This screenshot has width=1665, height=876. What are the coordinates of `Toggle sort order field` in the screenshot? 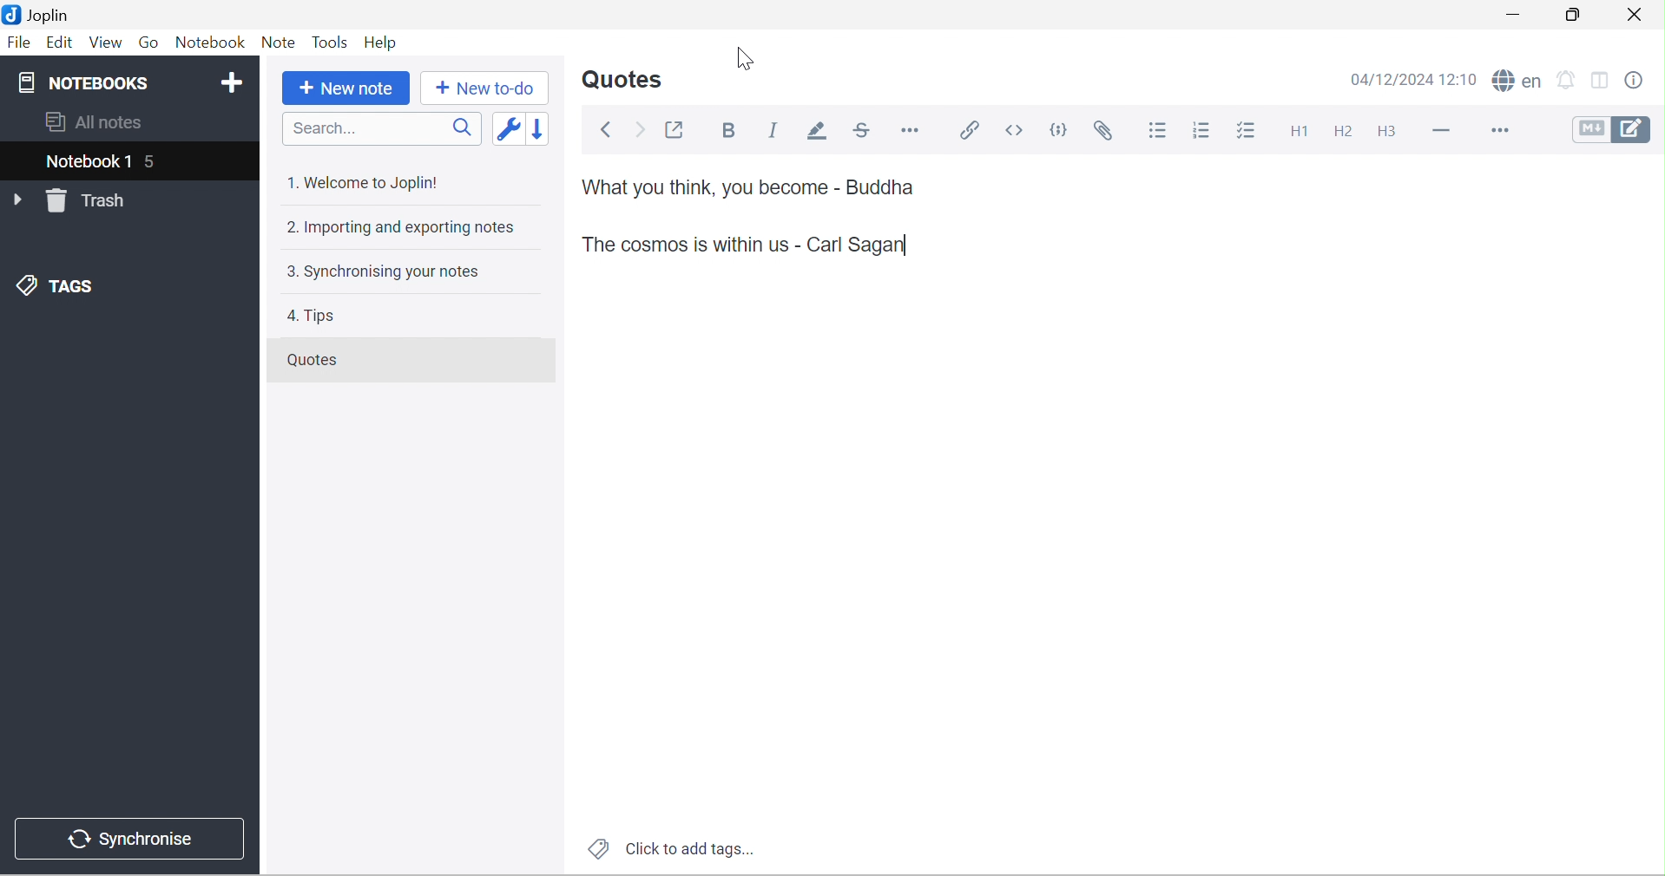 It's located at (510, 127).